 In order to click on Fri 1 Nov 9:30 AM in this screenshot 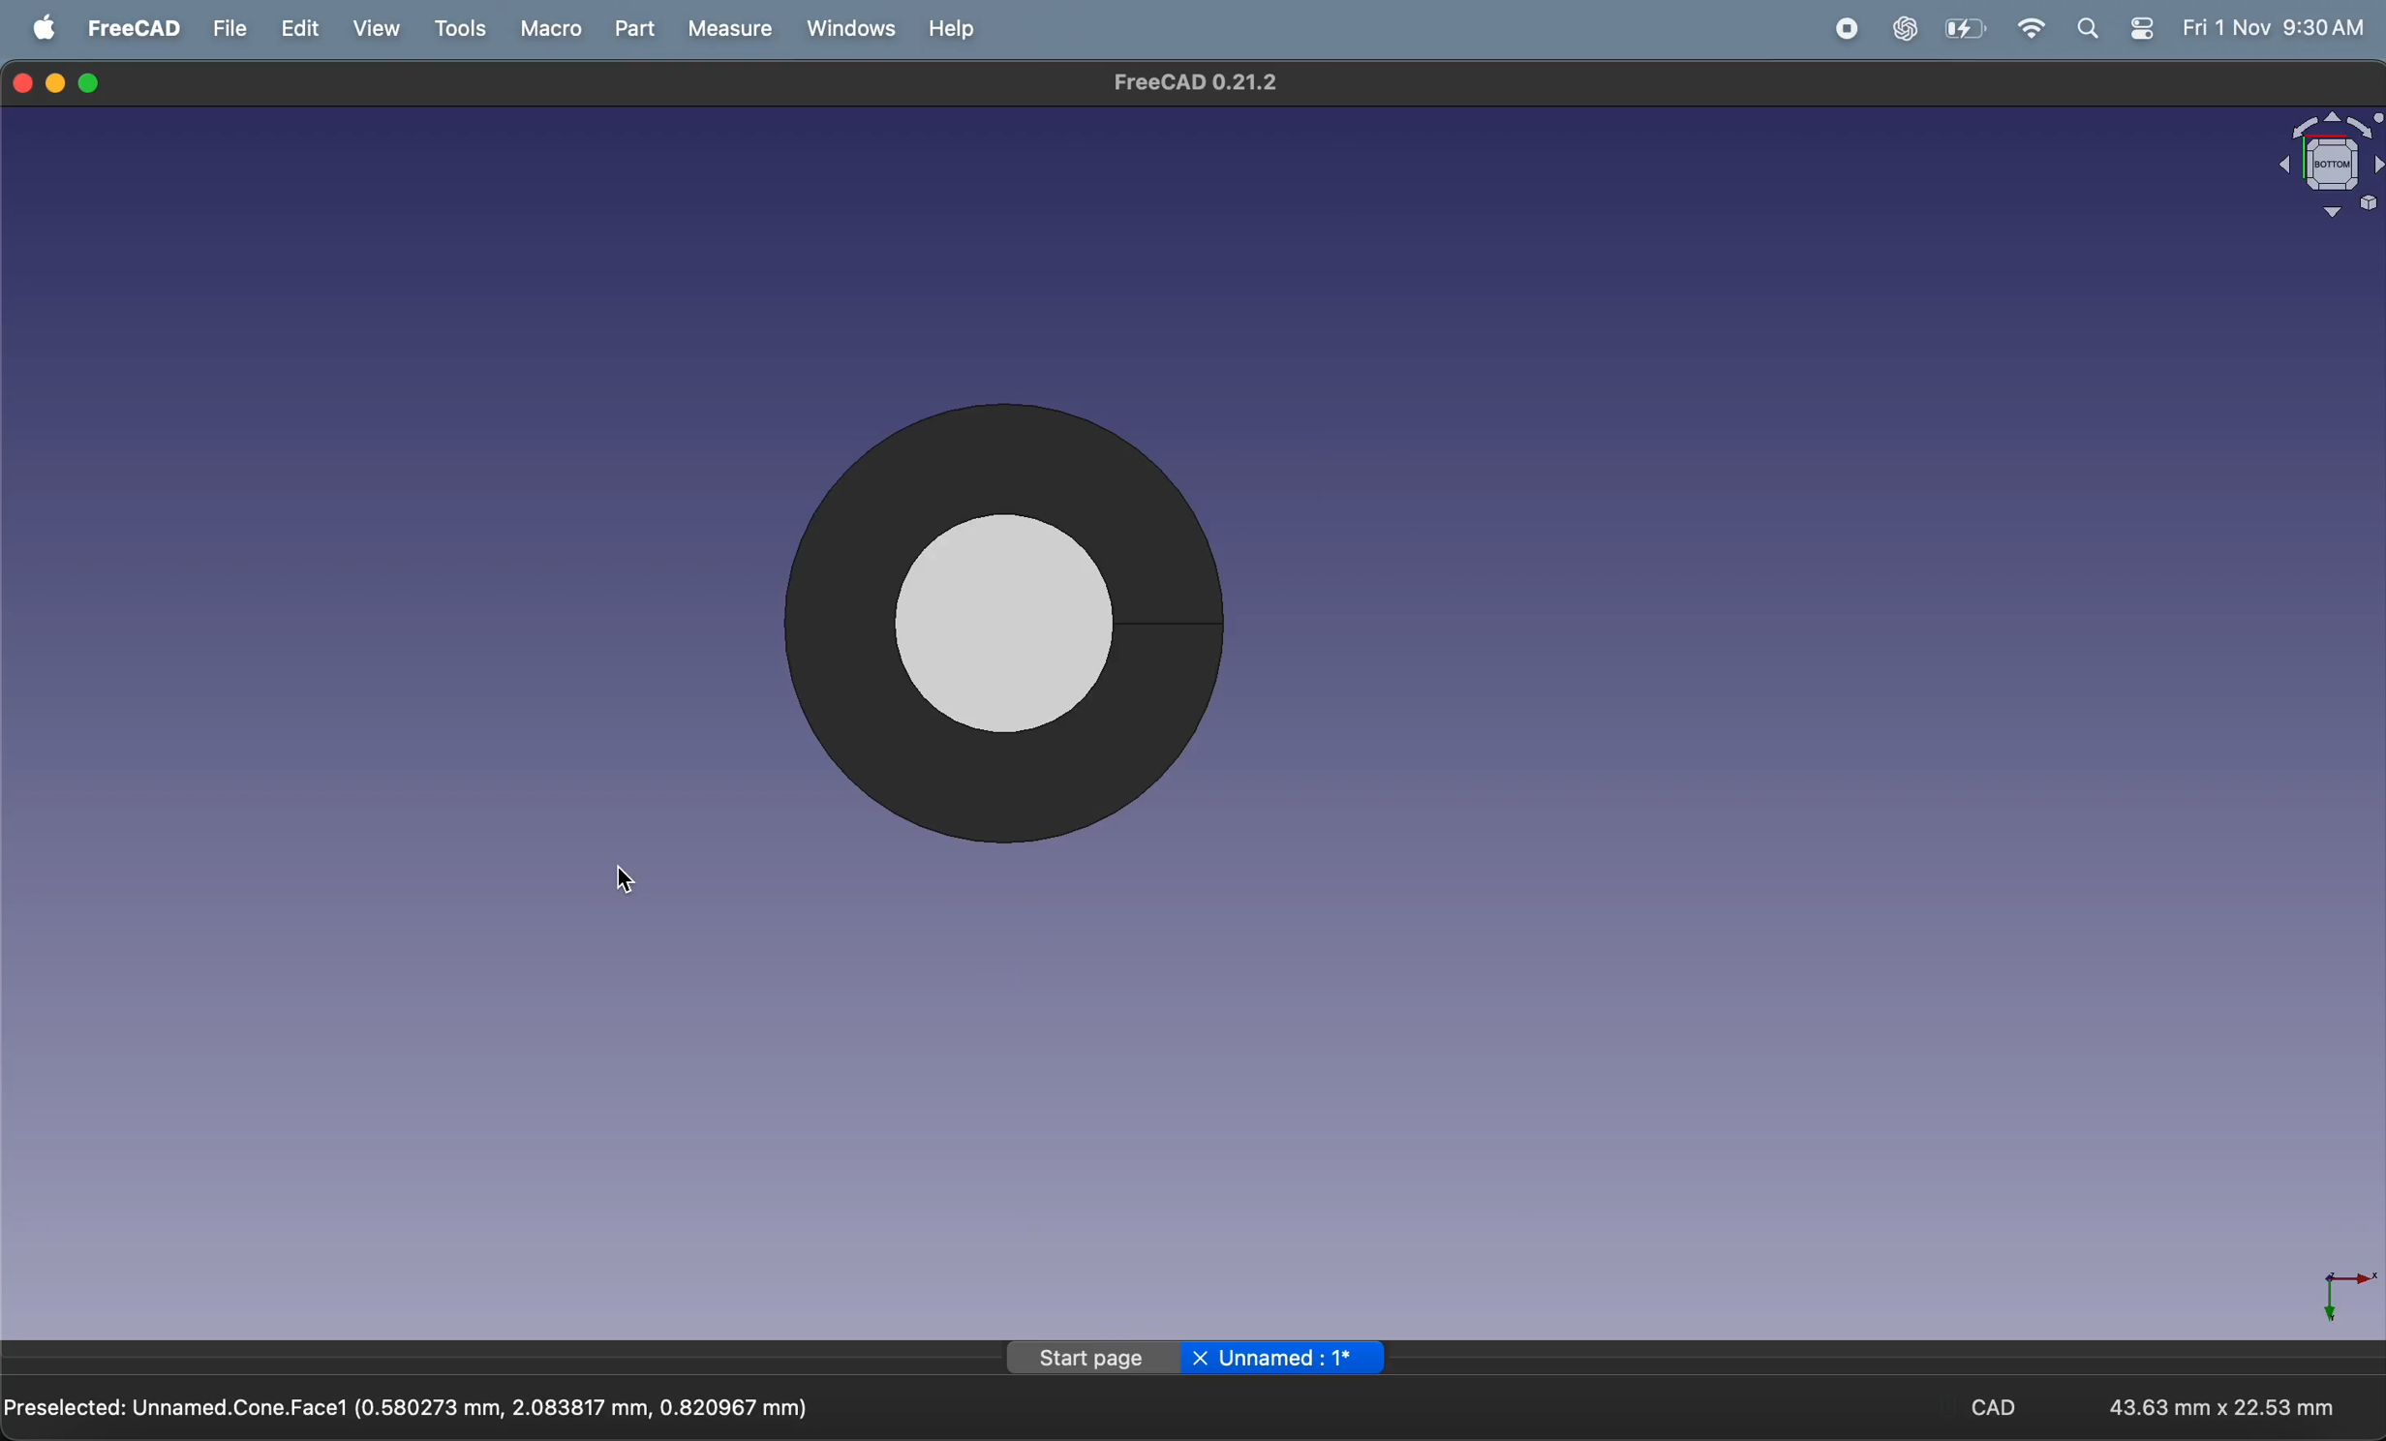, I will do `click(2272, 27)`.